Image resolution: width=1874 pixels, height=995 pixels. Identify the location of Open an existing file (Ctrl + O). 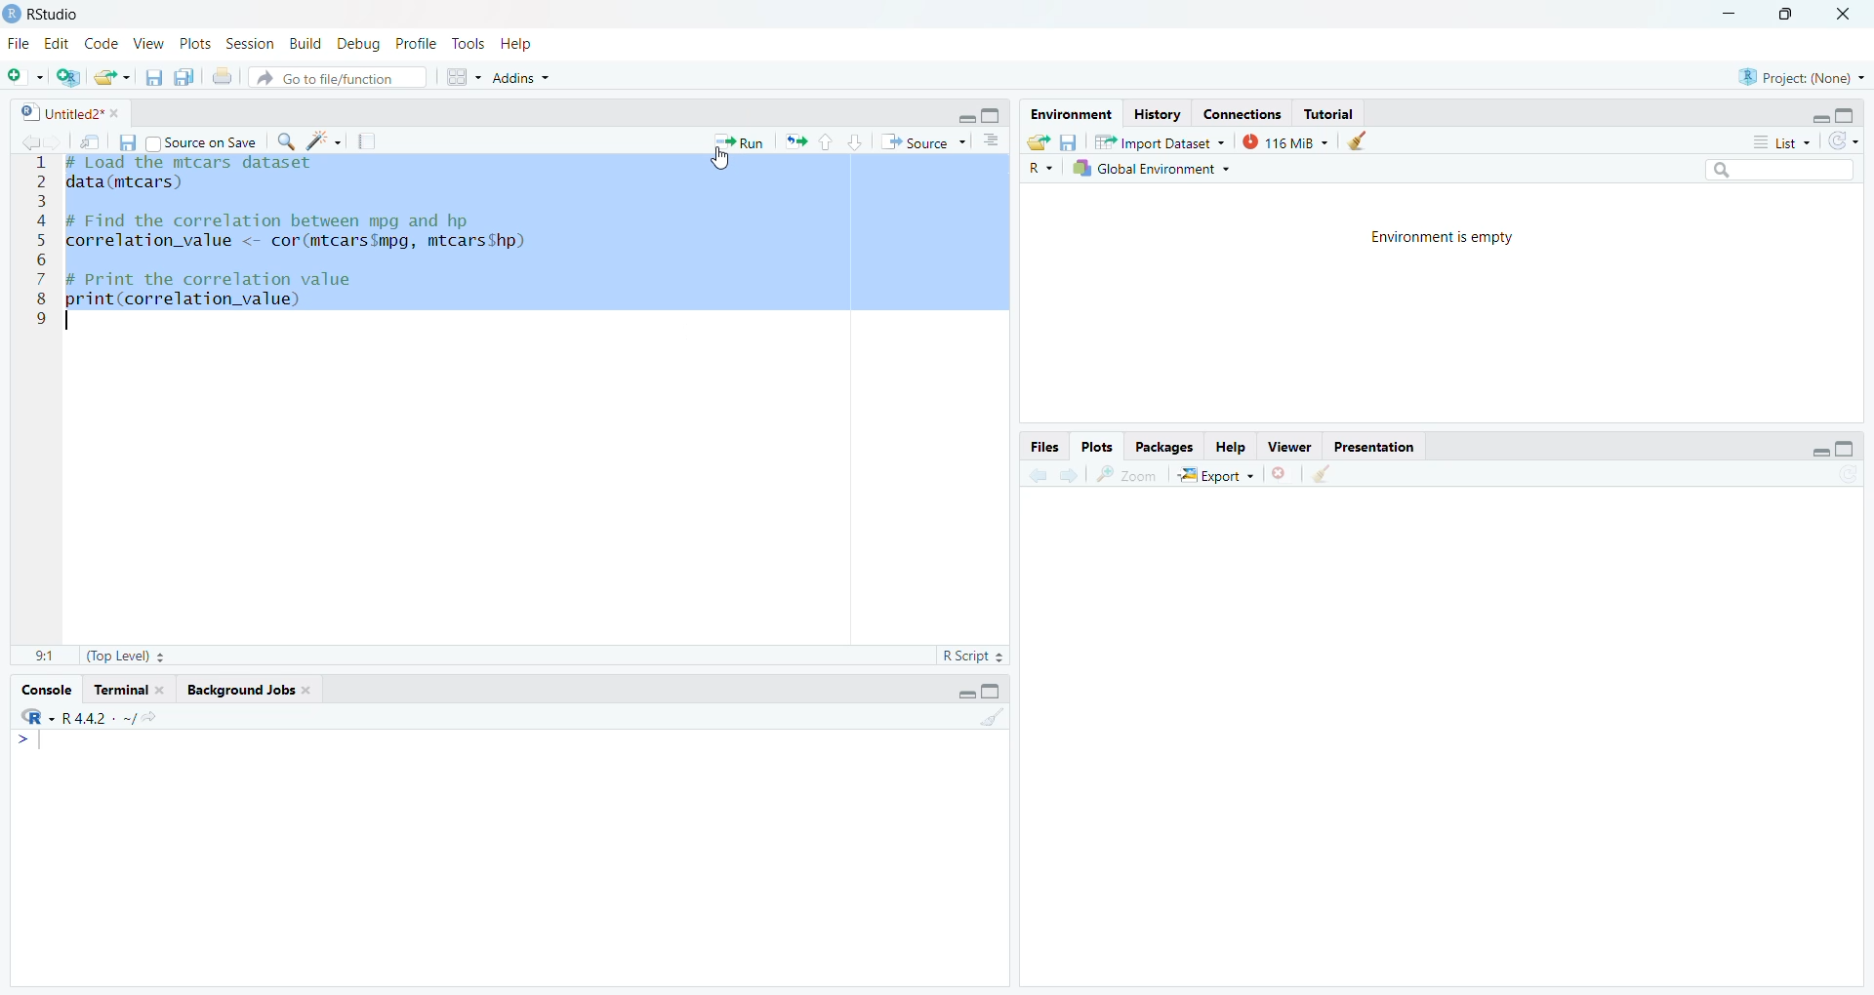
(112, 78).